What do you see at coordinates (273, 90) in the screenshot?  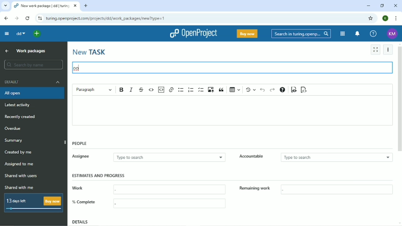 I see `Redo` at bounding box center [273, 90].